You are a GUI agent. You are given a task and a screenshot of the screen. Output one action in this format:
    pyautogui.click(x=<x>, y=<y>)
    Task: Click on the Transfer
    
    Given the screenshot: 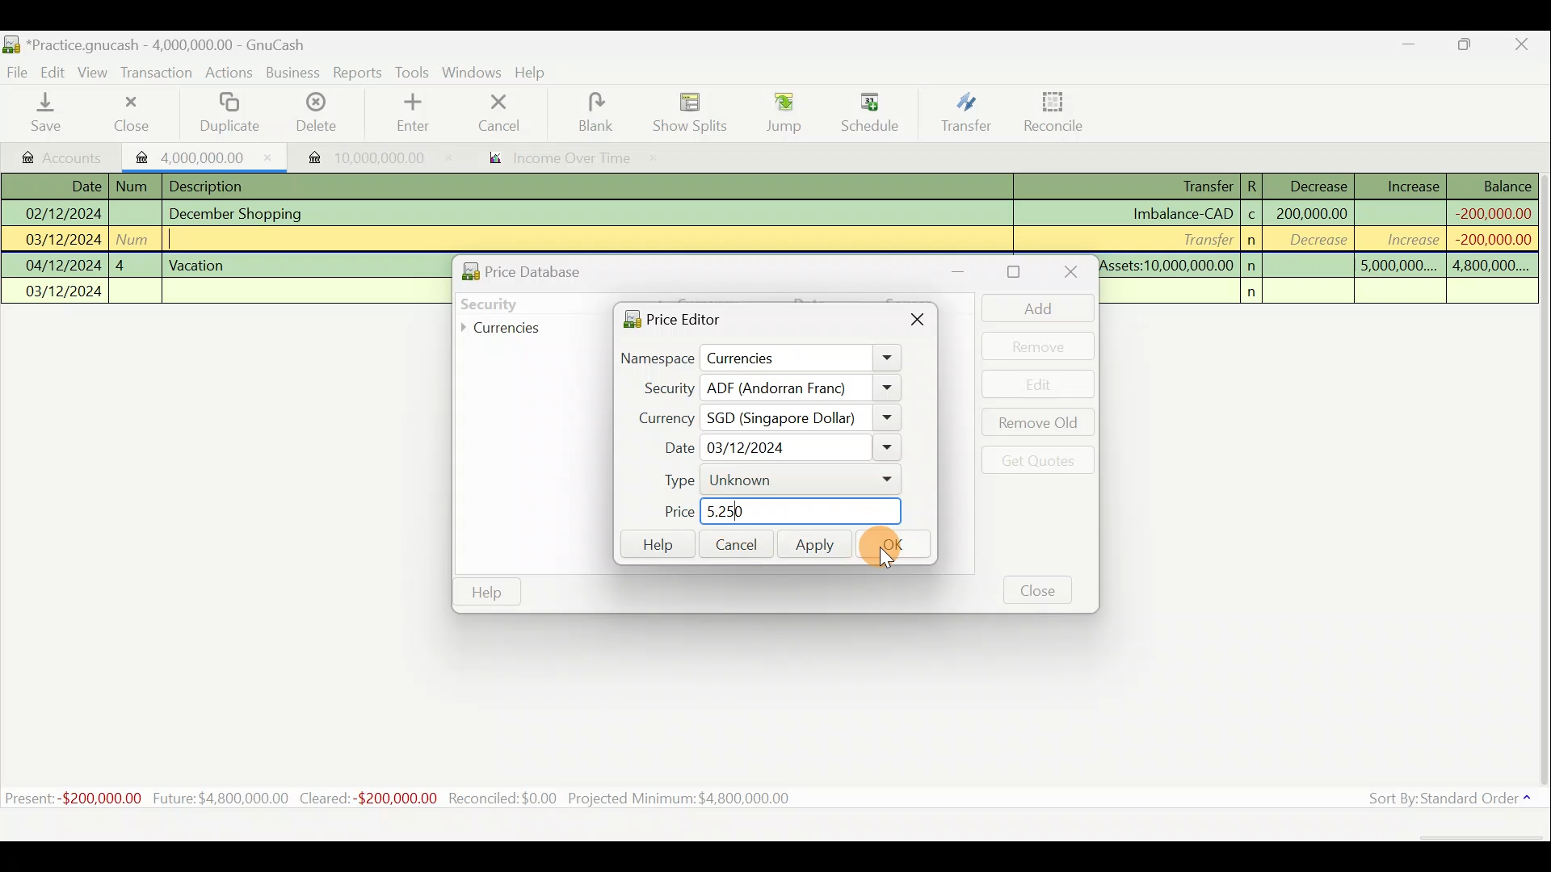 What is the action you would take?
    pyautogui.click(x=1203, y=238)
    